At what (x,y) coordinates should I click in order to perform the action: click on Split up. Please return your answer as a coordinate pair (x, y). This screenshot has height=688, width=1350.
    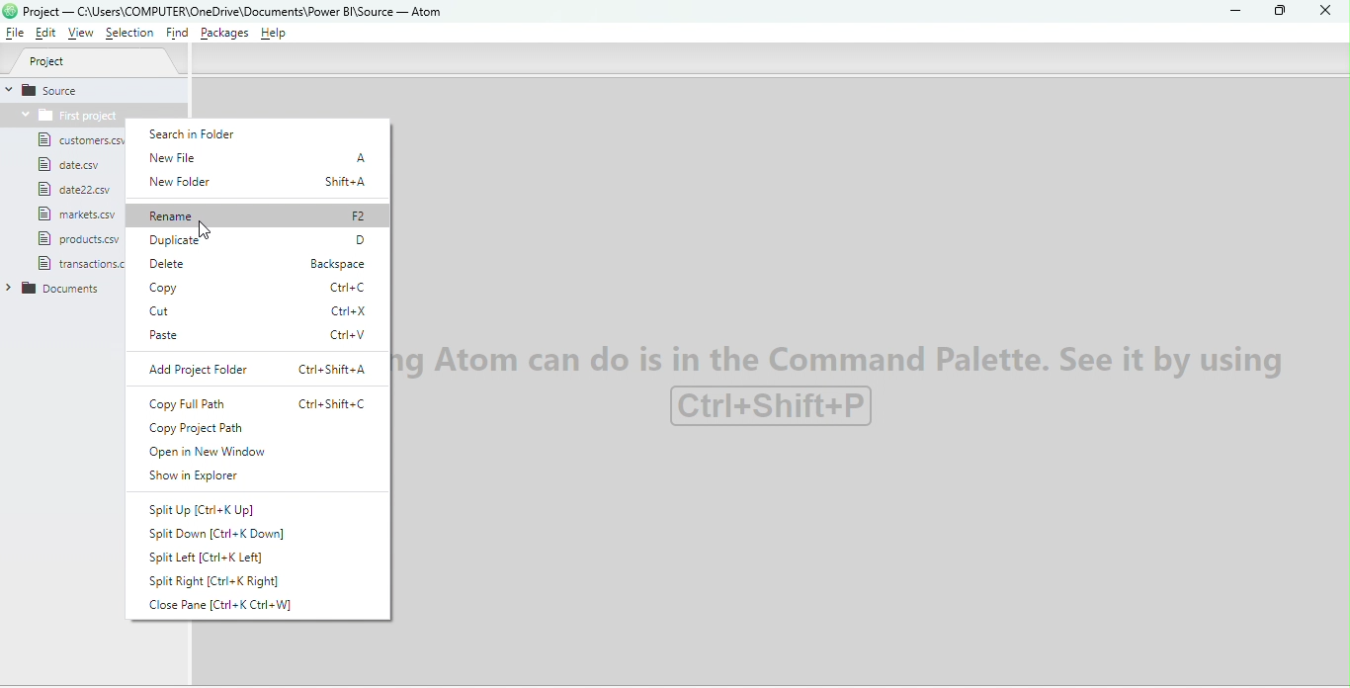
    Looking at the image, I should click on (210, 508).